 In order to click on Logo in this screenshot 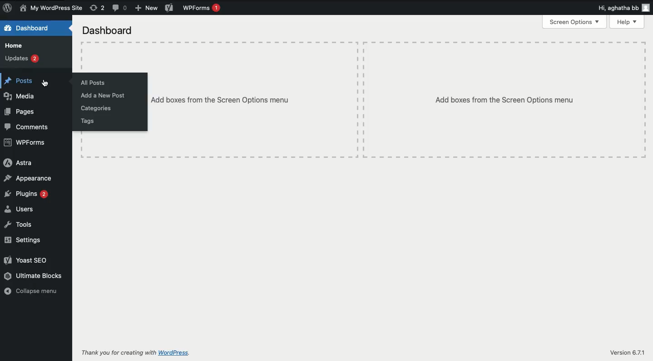, I will do `click(9, 8)`.